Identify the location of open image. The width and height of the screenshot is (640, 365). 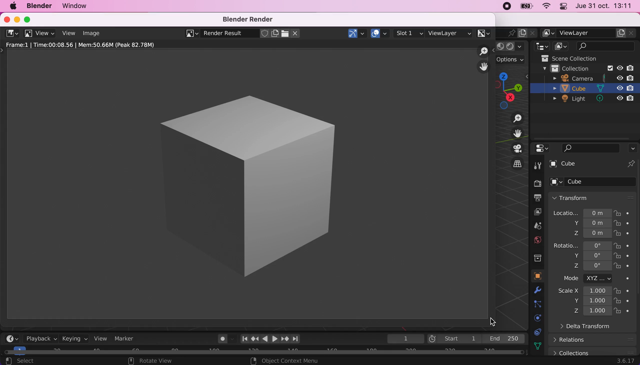
(284, 33).